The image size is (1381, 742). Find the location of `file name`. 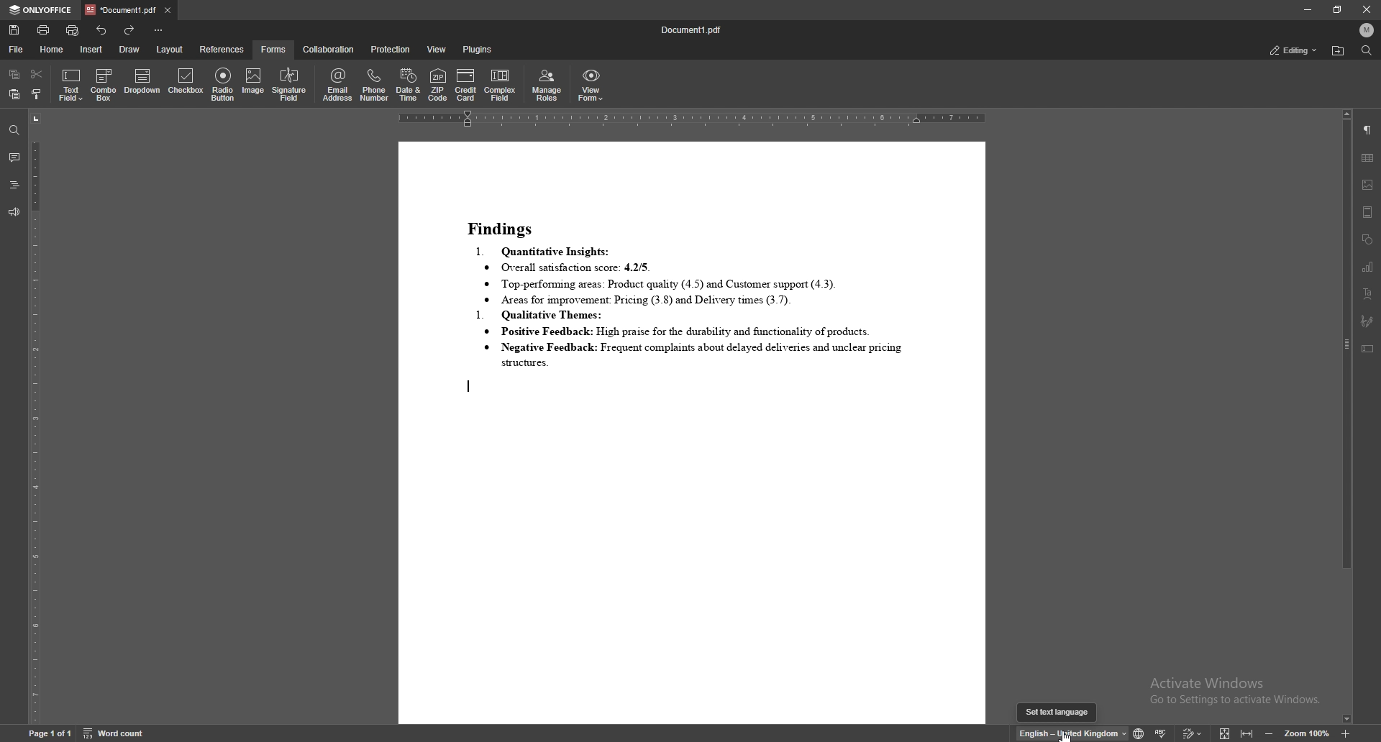

file name is located at coordinates (693, 32).